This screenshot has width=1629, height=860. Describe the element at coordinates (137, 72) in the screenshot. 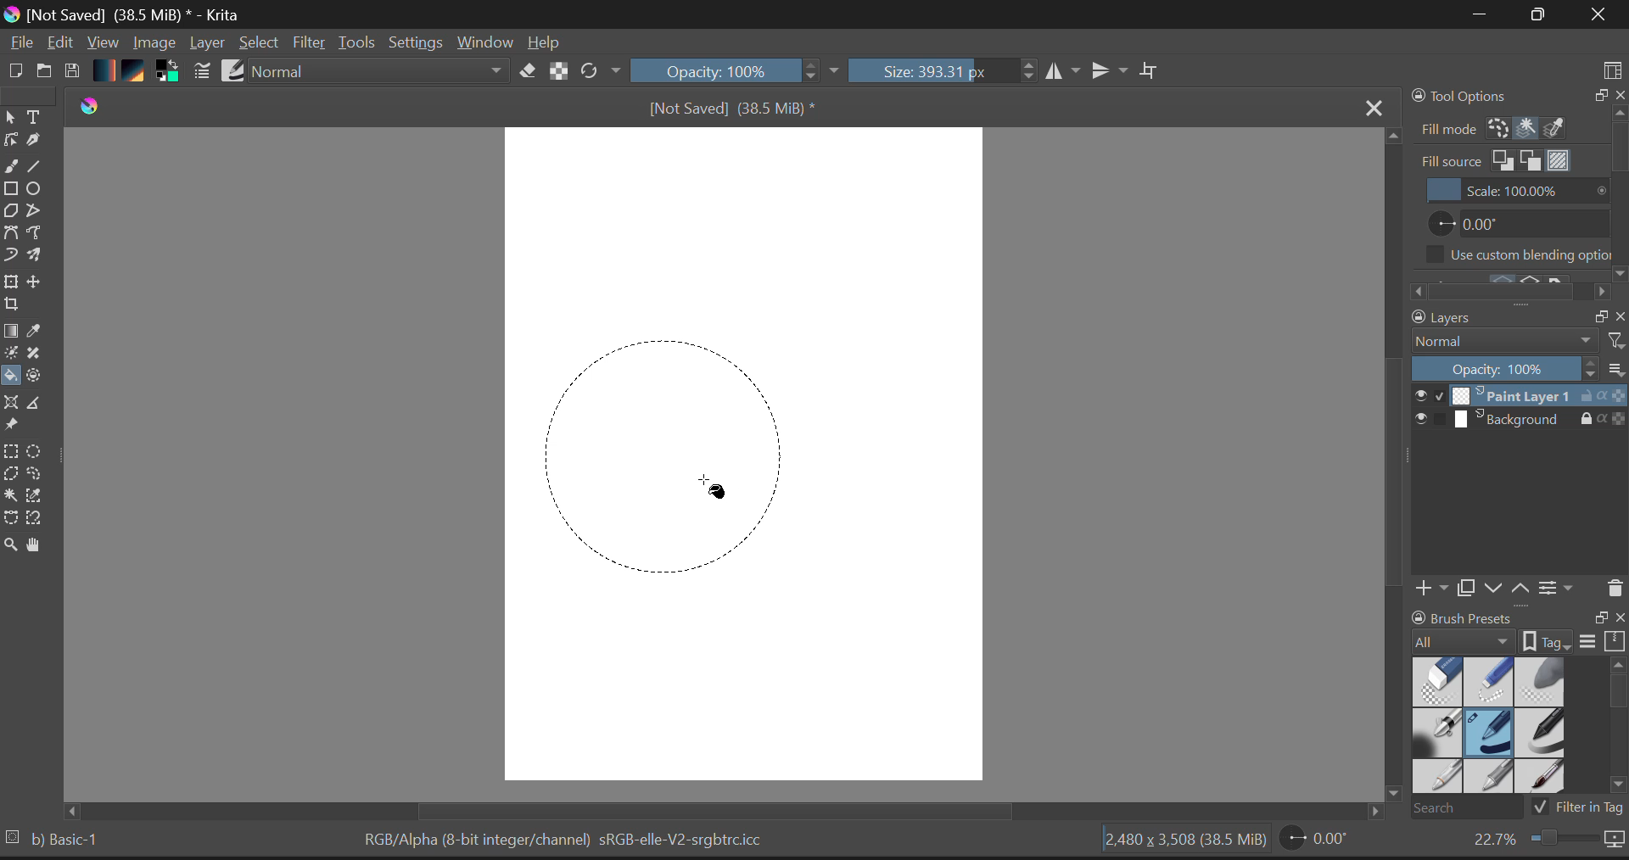

I see `Pattern` at that location.